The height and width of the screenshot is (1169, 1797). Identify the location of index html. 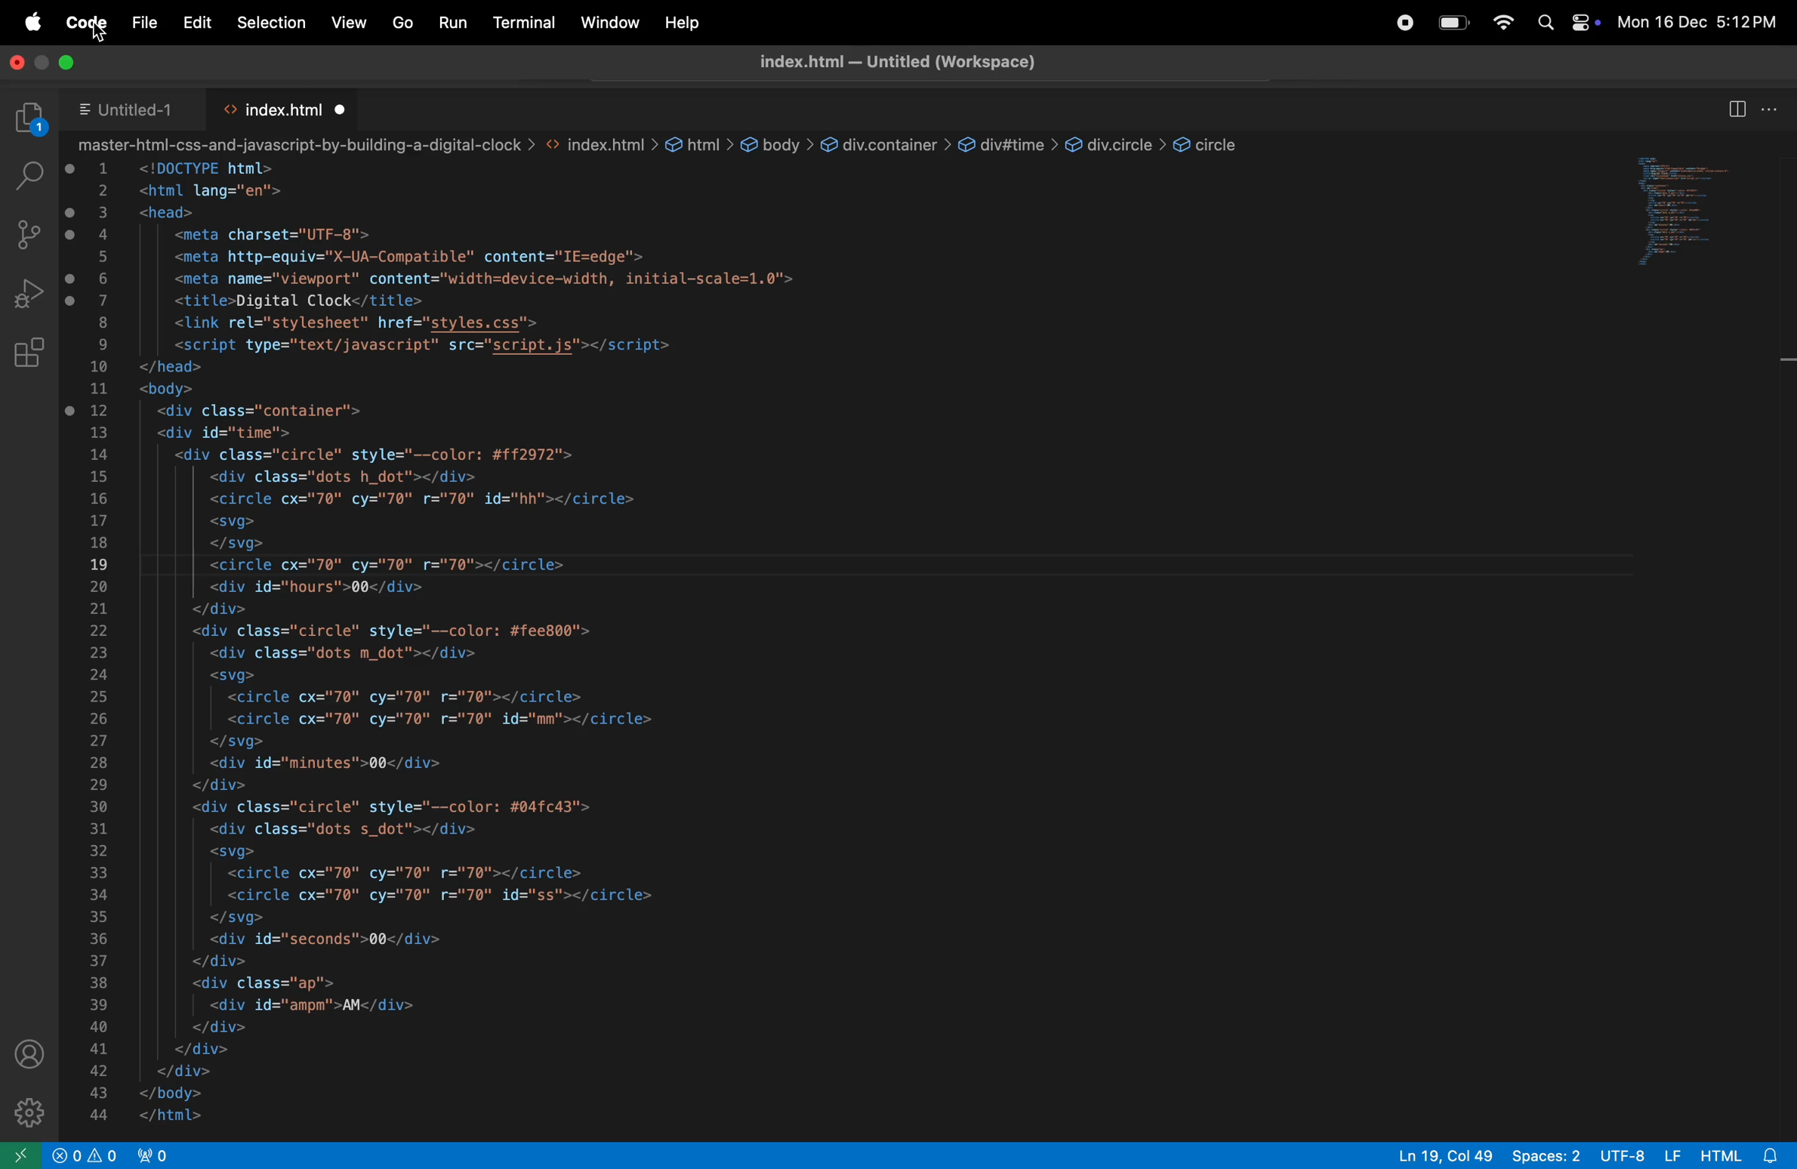
(287, 106).